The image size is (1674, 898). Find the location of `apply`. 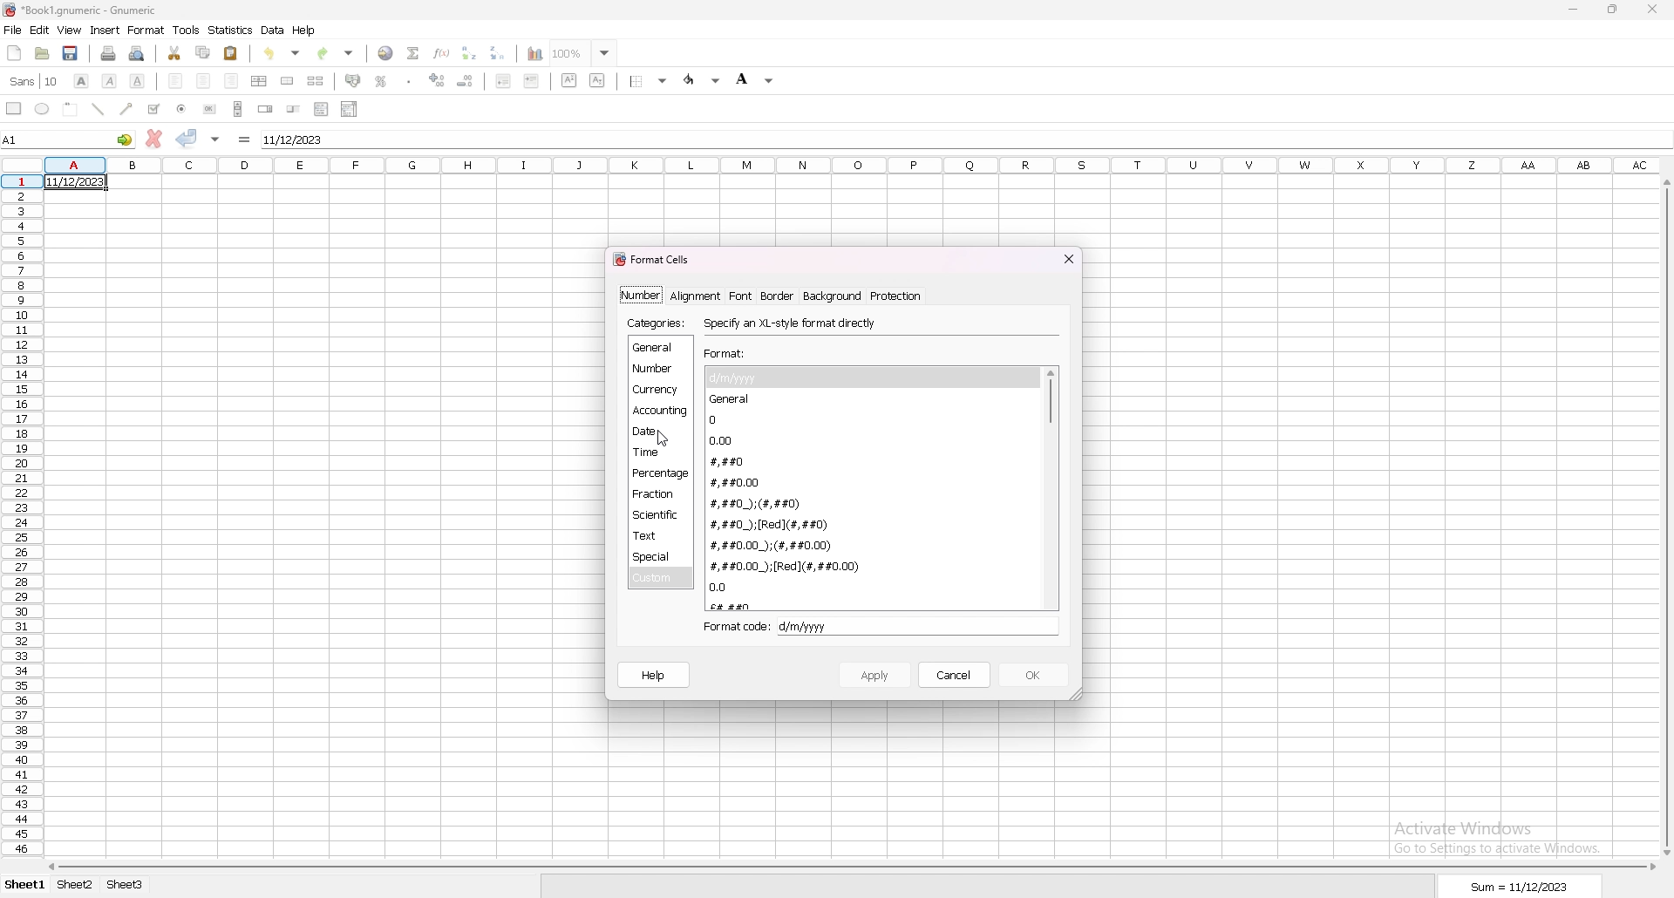

apply is located at coordinates (876, 676).